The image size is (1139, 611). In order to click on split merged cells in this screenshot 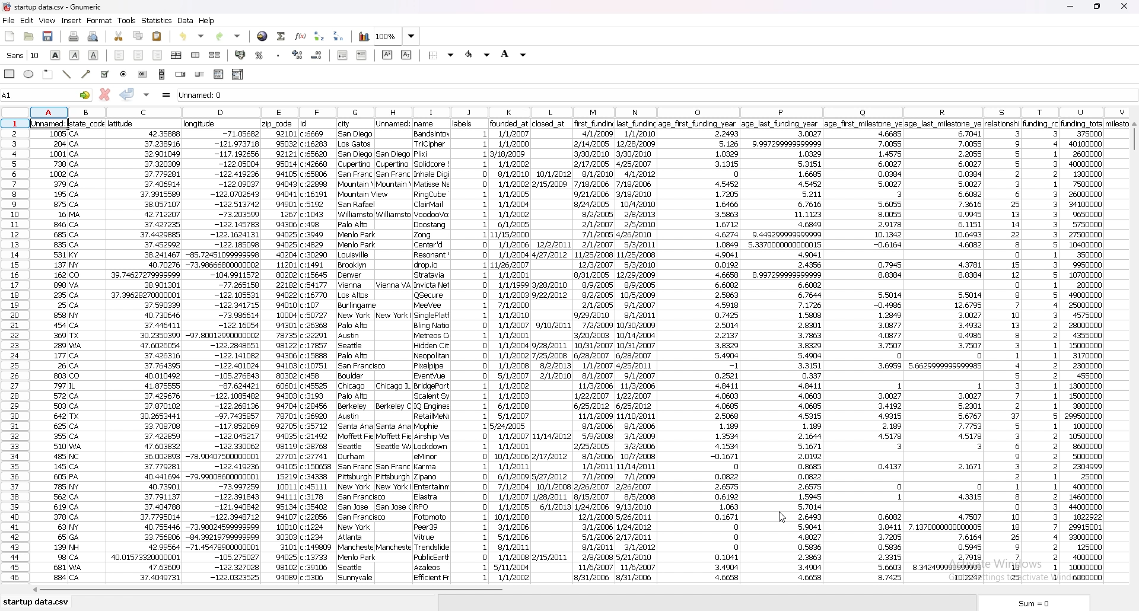, I will do `click(215, 55)`.